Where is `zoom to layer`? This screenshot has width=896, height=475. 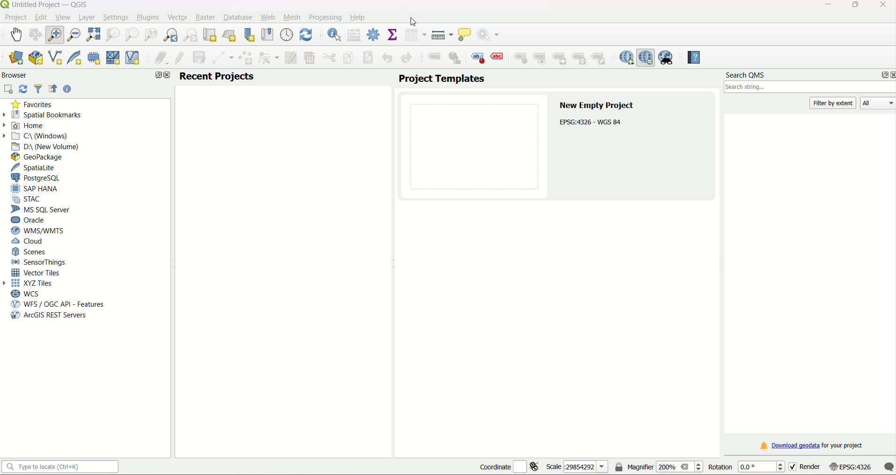 zoom to layer is located at coordinates (131, 35).